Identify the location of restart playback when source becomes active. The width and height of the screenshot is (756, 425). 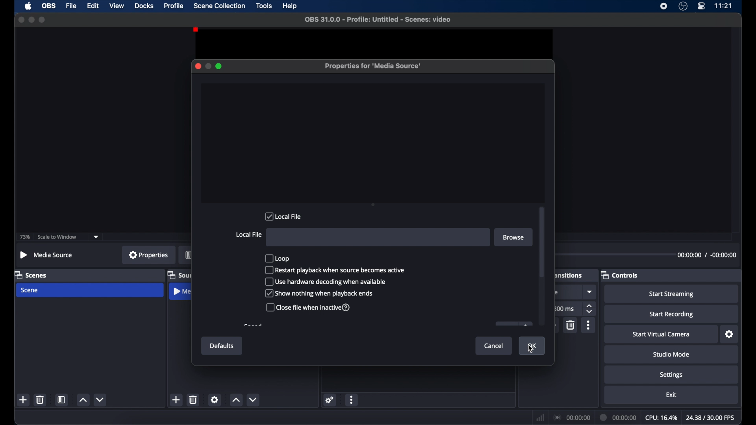
(334, 270).